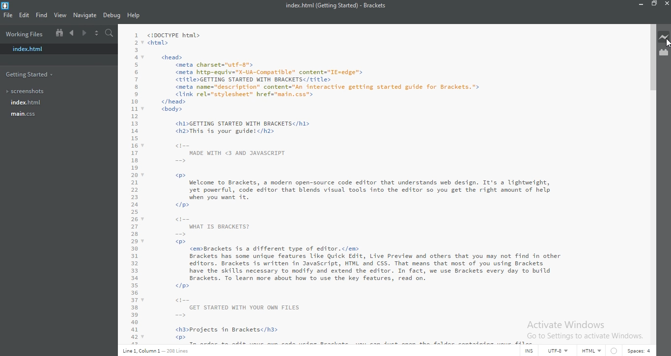 The width and height of the screenshot is (671, 356). I want to click on Navigate, so click(85, 16).